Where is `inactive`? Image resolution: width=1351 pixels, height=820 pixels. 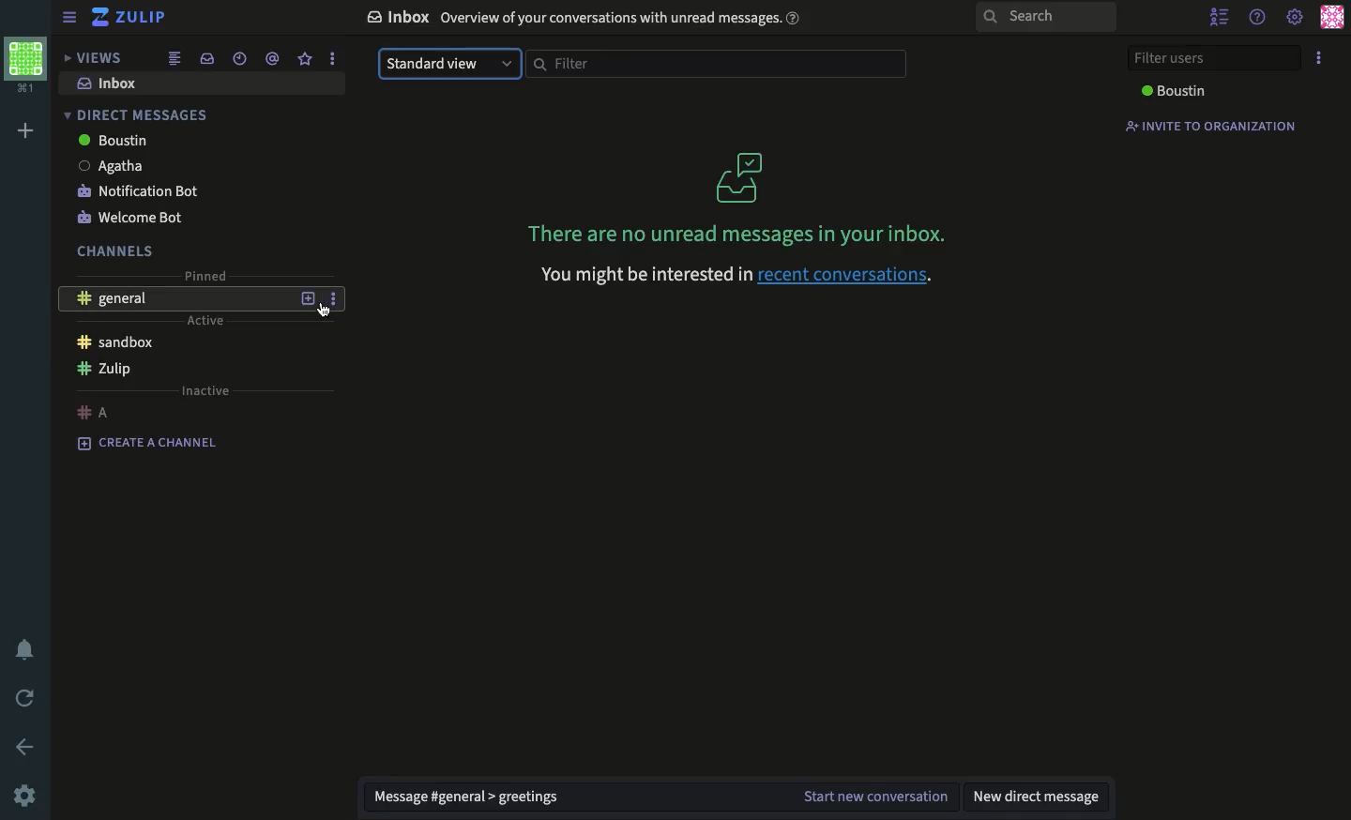
inactive is located at coordinates (204, 391).